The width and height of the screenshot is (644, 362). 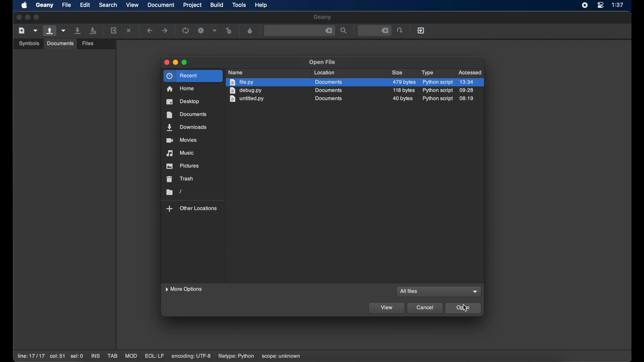 I want to click on find the entered text in the current file, so click(x=299, y=31).